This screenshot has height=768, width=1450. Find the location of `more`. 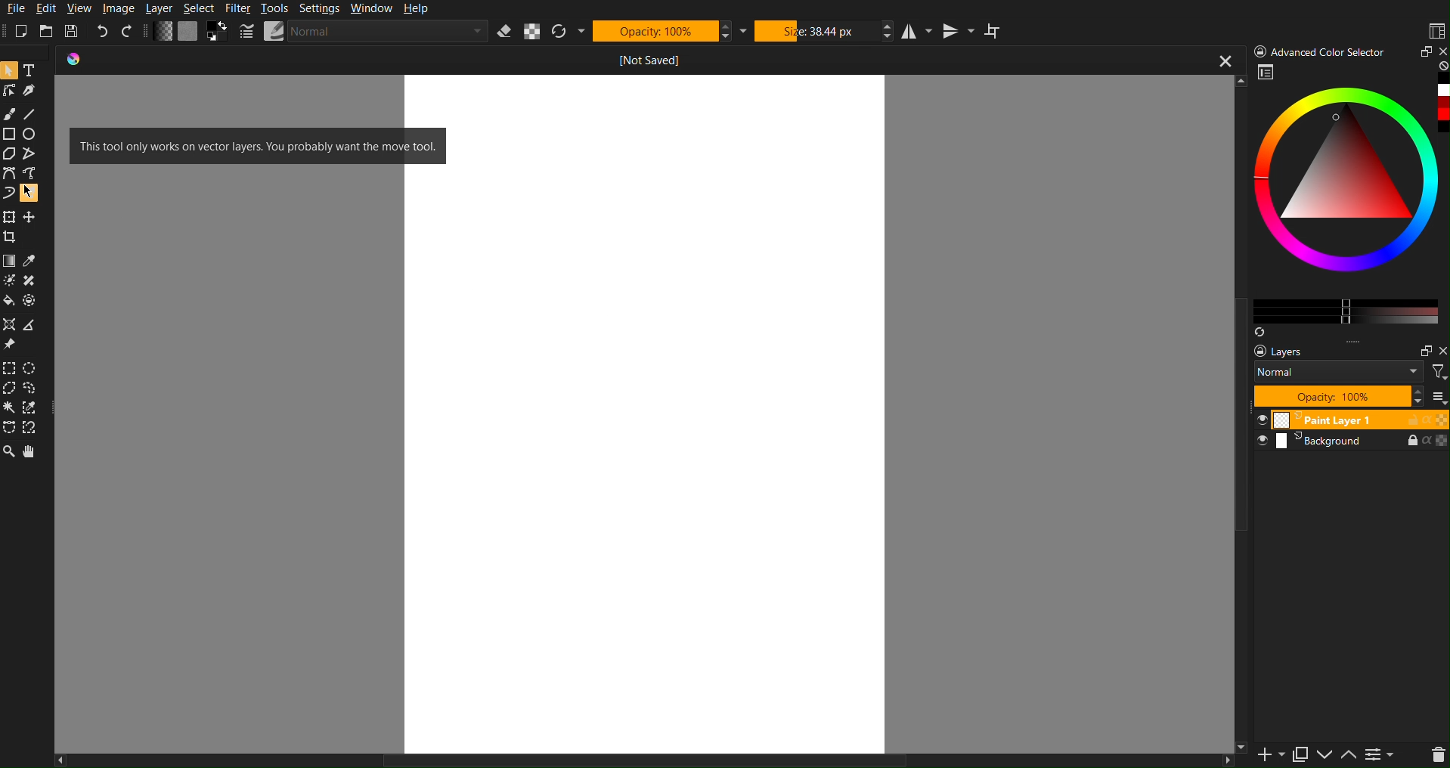

more is located at coordinates (1440, 398).